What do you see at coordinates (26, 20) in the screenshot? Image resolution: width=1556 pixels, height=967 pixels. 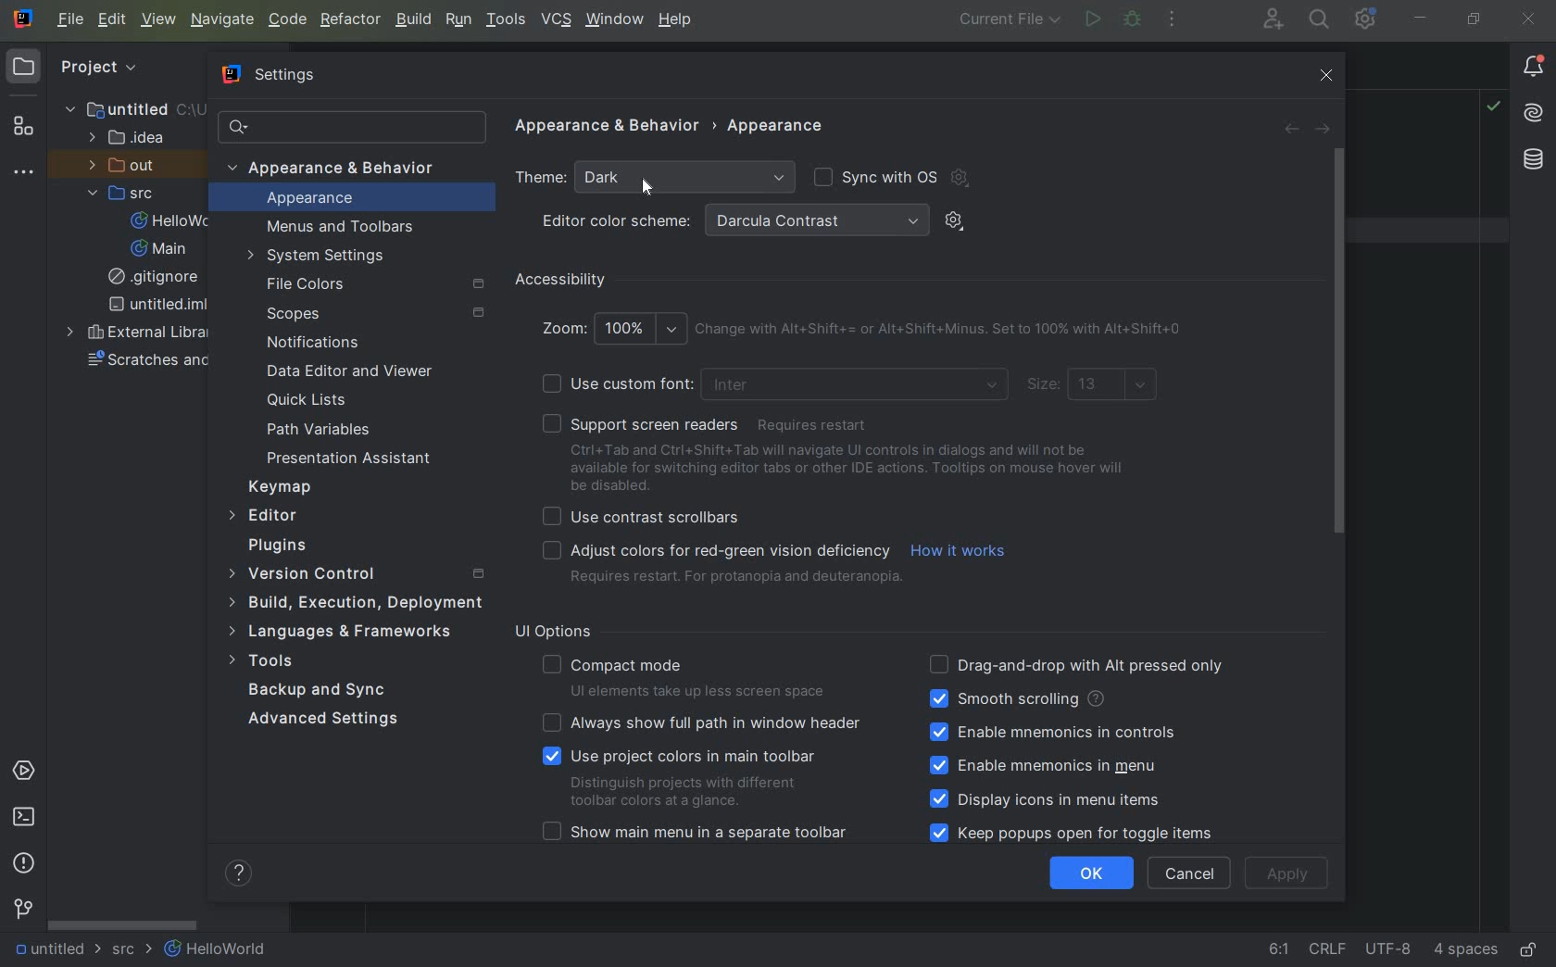 I see `Application logo` at bounding box center [26, 20].